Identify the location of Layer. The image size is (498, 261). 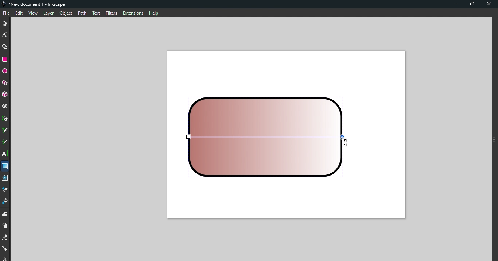
(48, 13).